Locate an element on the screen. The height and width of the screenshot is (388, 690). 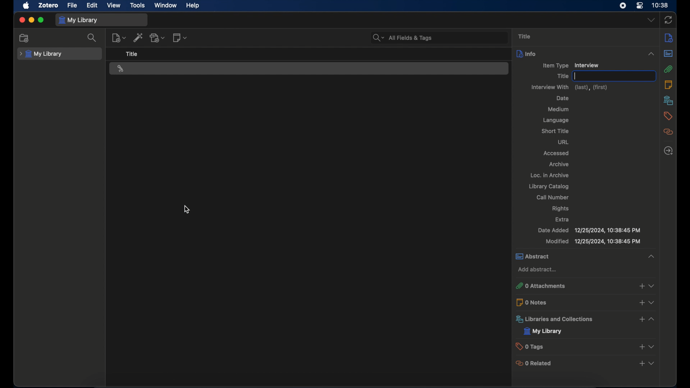
item type is located at coordinates (555, 66).